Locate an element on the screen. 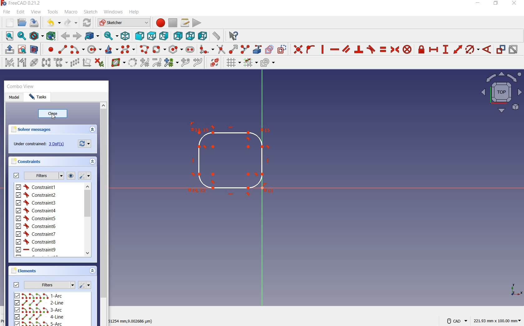  toggle grid is located at coordinates (232, 63).